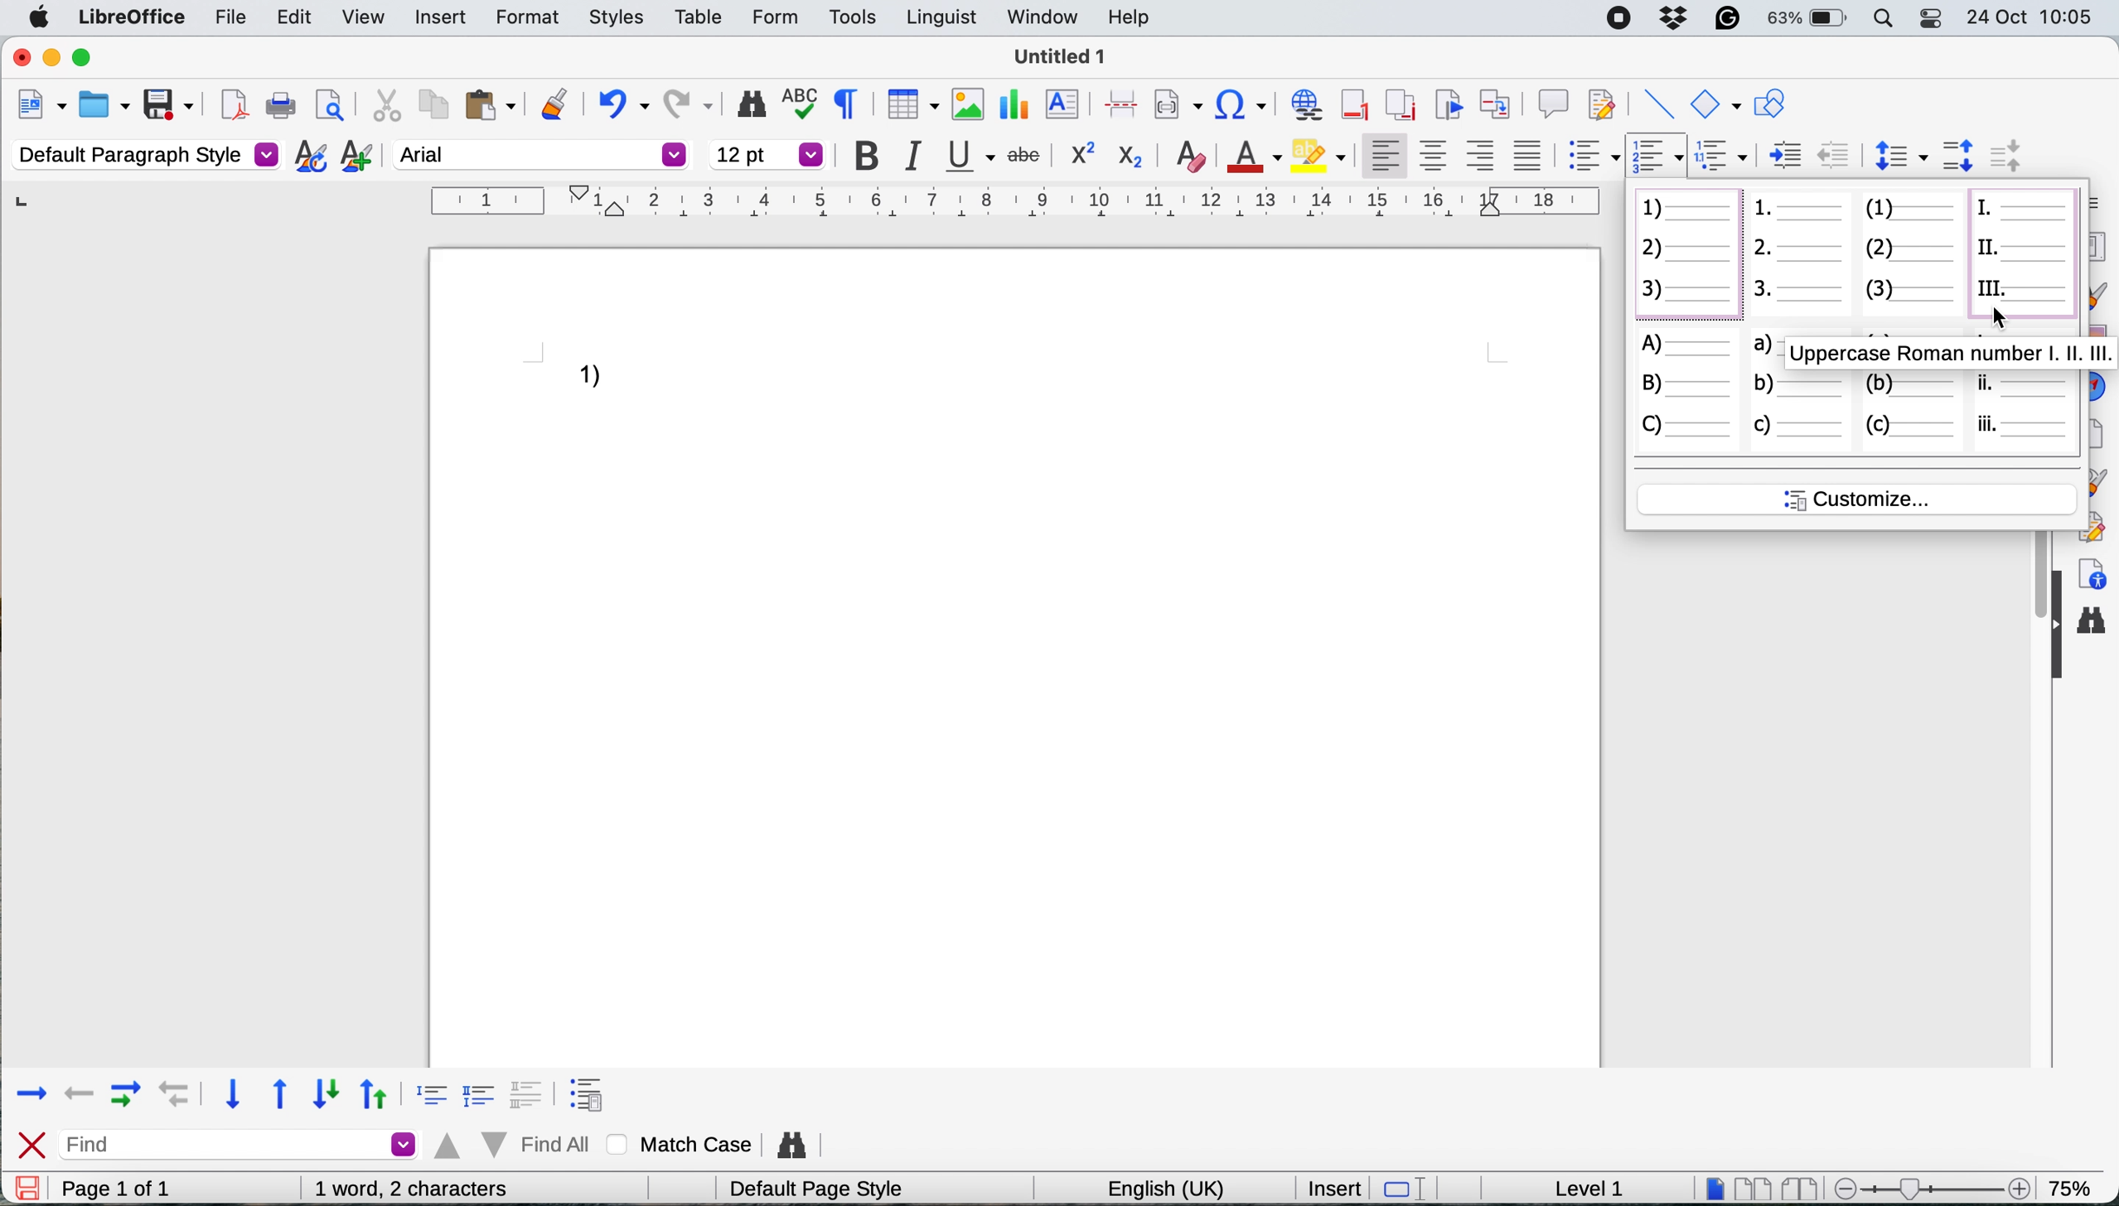 This screenshot has width=2119, height=1206. Describe the element at coordinates (768, 154) in the screenshot. I see `font size` at that location.